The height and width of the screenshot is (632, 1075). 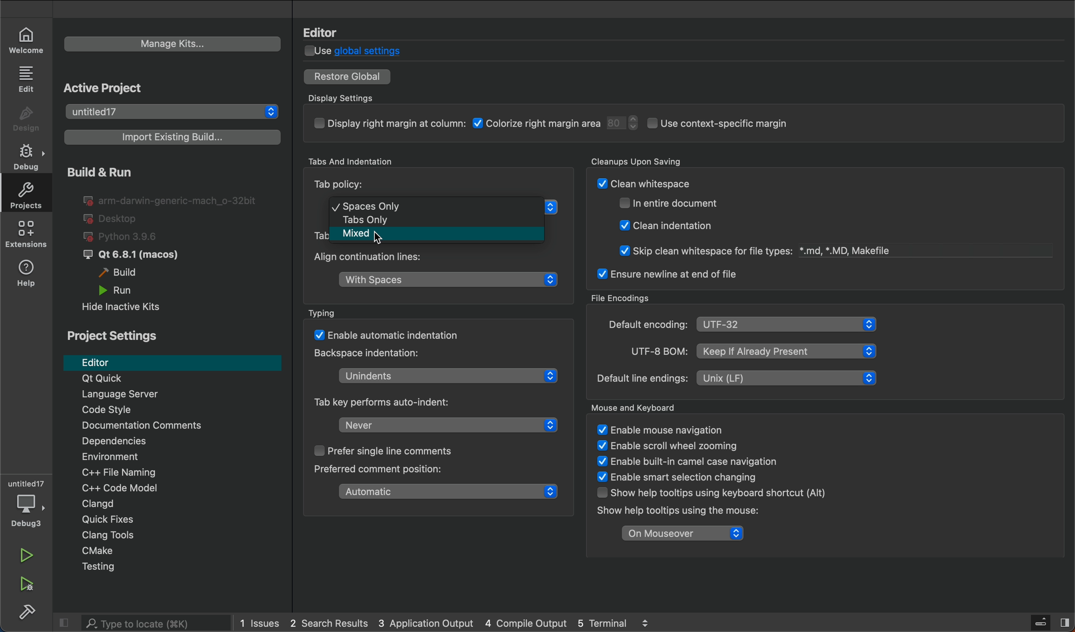 What do you see at coordinates (163, 395) in the screenshot?
I see `language server` at bounding box center [163, 395].